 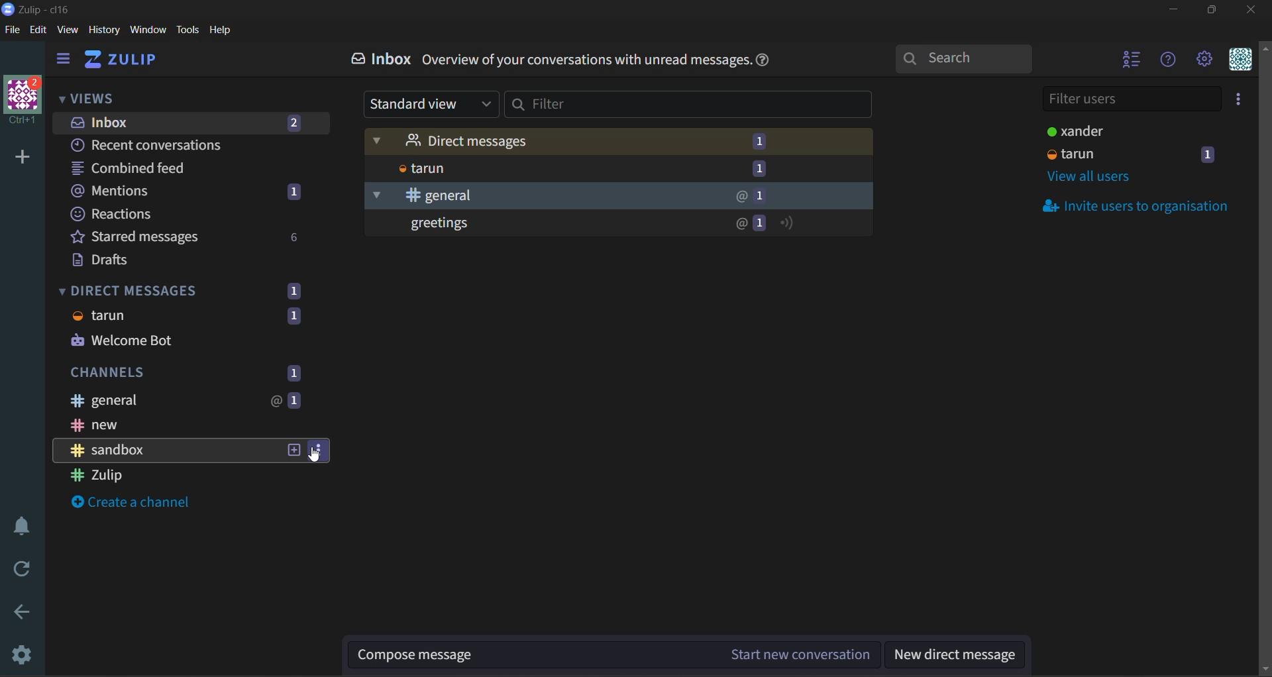 I want to click on create a channel, so click(x=131, y=505).